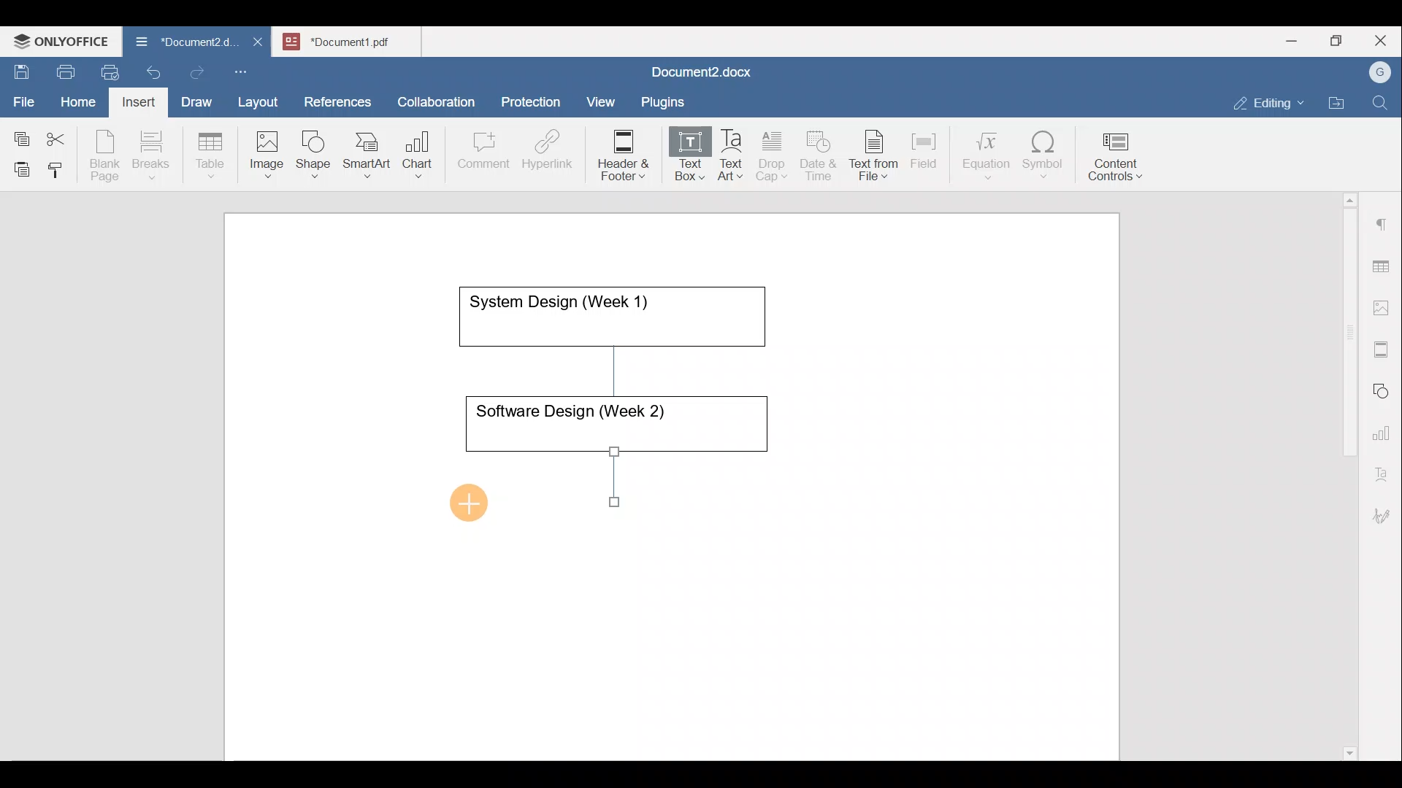 The image size is (1402, 788). Describe the element at coordinates (1382, 104) in the screenshot. I see `Find` at that location.